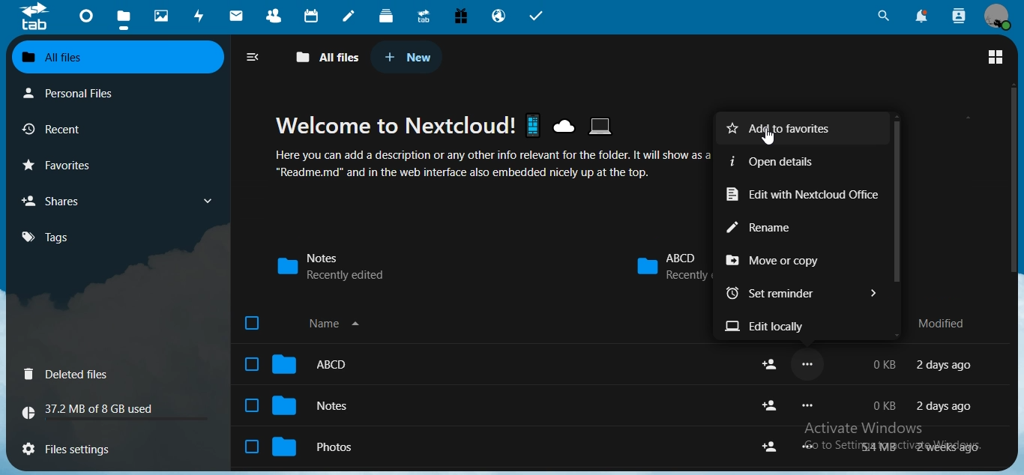 The width and height of the screenshot is (1024, 475). Describe the element at coordinates (341, 266) in the screenshot. I see `notes` at that location.